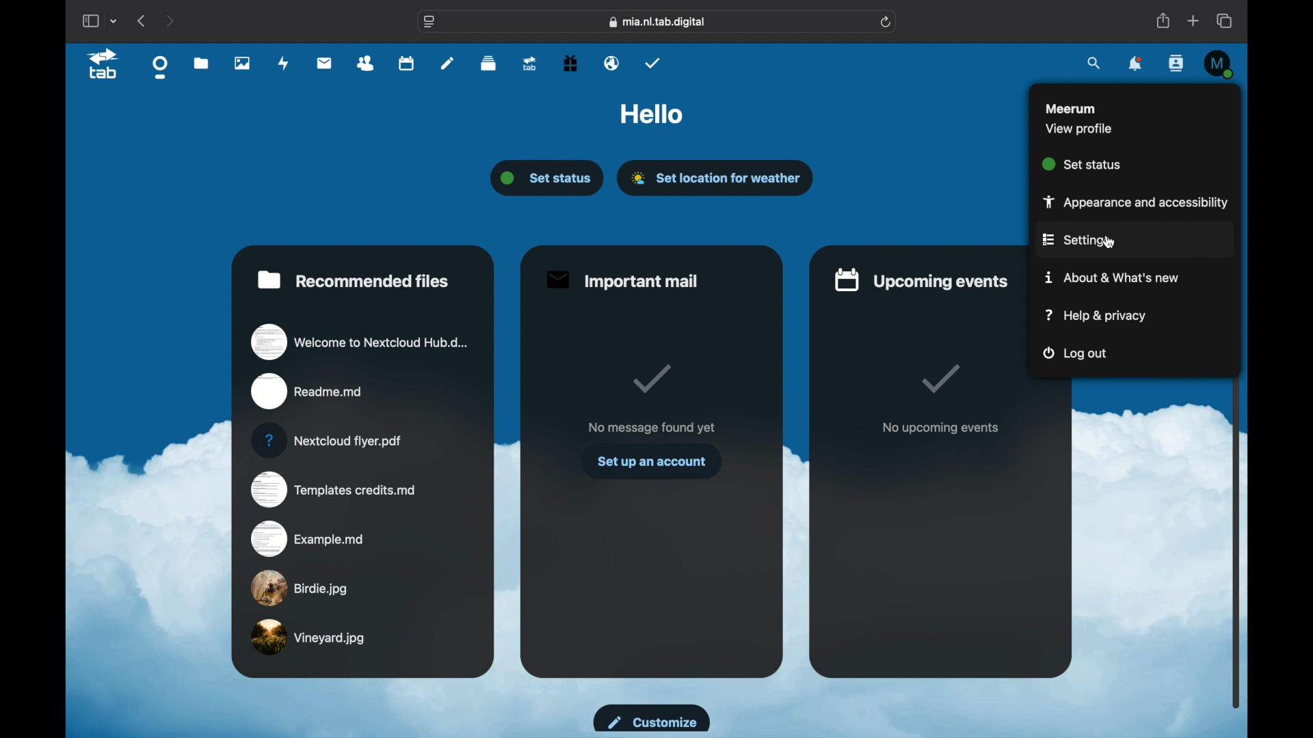  Describe the element at coordinates (940, 428) in the screenshot. I see `no upcoming events` at that location.